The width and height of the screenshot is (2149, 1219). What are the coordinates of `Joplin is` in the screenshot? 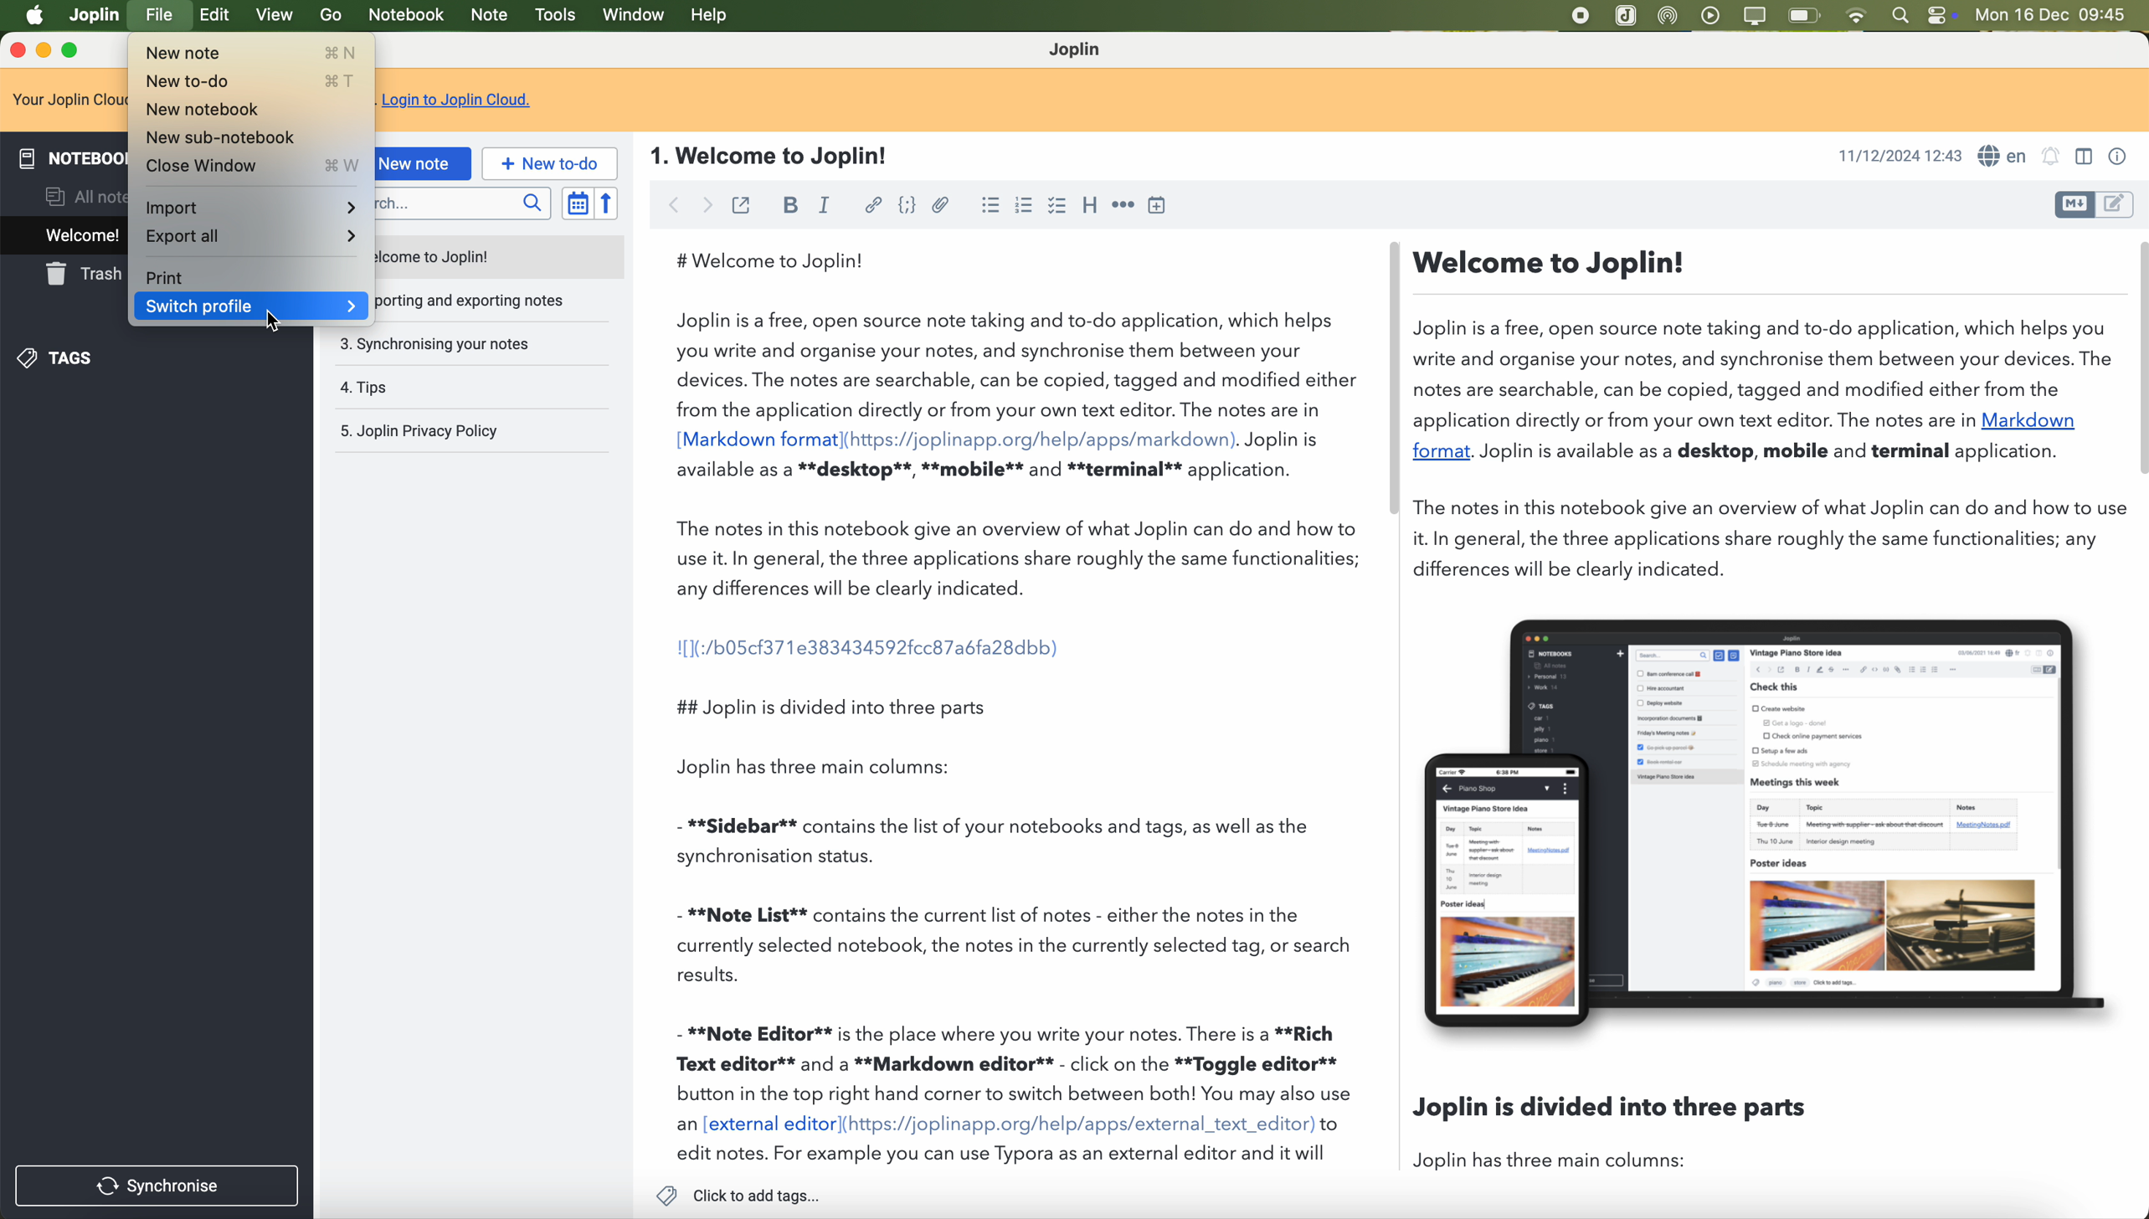 It's located at (1283, 440).